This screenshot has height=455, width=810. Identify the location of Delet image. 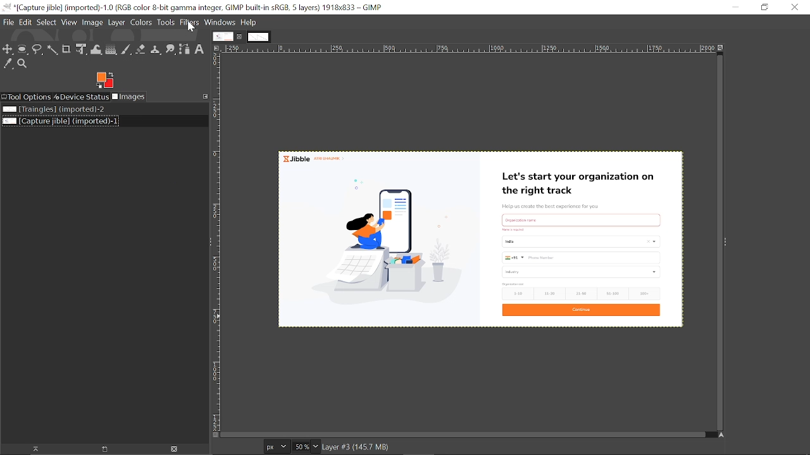
(178, 449).